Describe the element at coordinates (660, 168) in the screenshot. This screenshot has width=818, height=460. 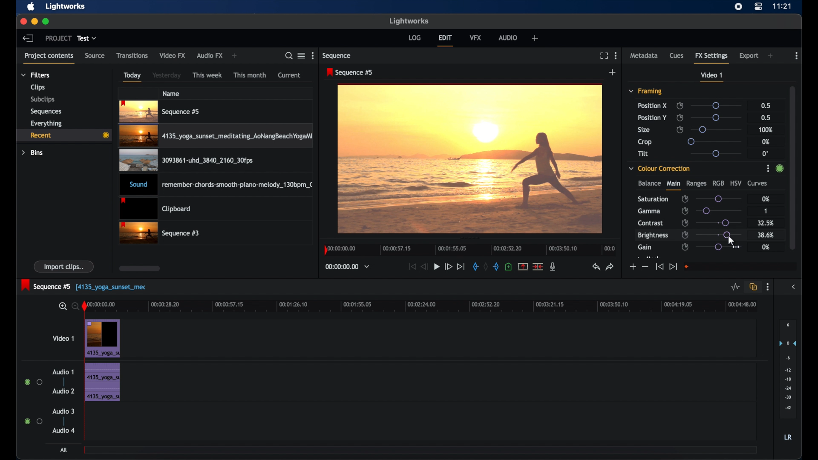
I see `color correction` at that location.